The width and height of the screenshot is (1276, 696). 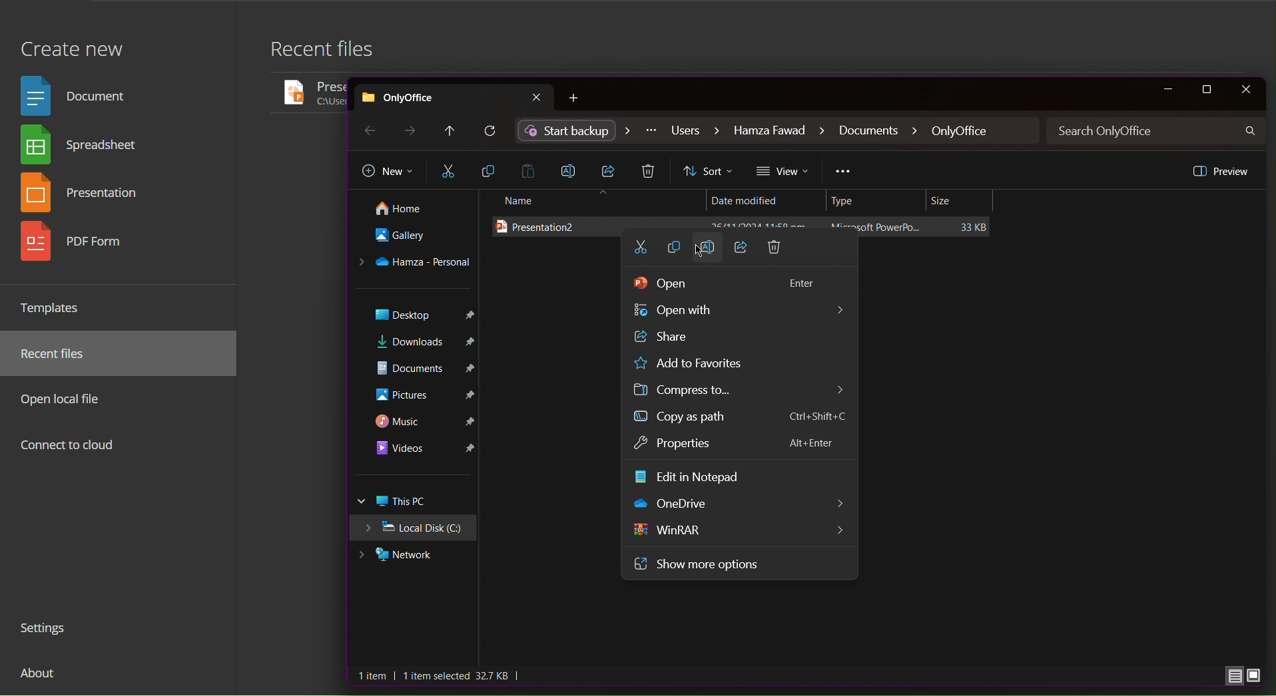 What do you see at coordinates (651, 172) in the screenshot?
I see `Delete` at bounding box center [651, 172].